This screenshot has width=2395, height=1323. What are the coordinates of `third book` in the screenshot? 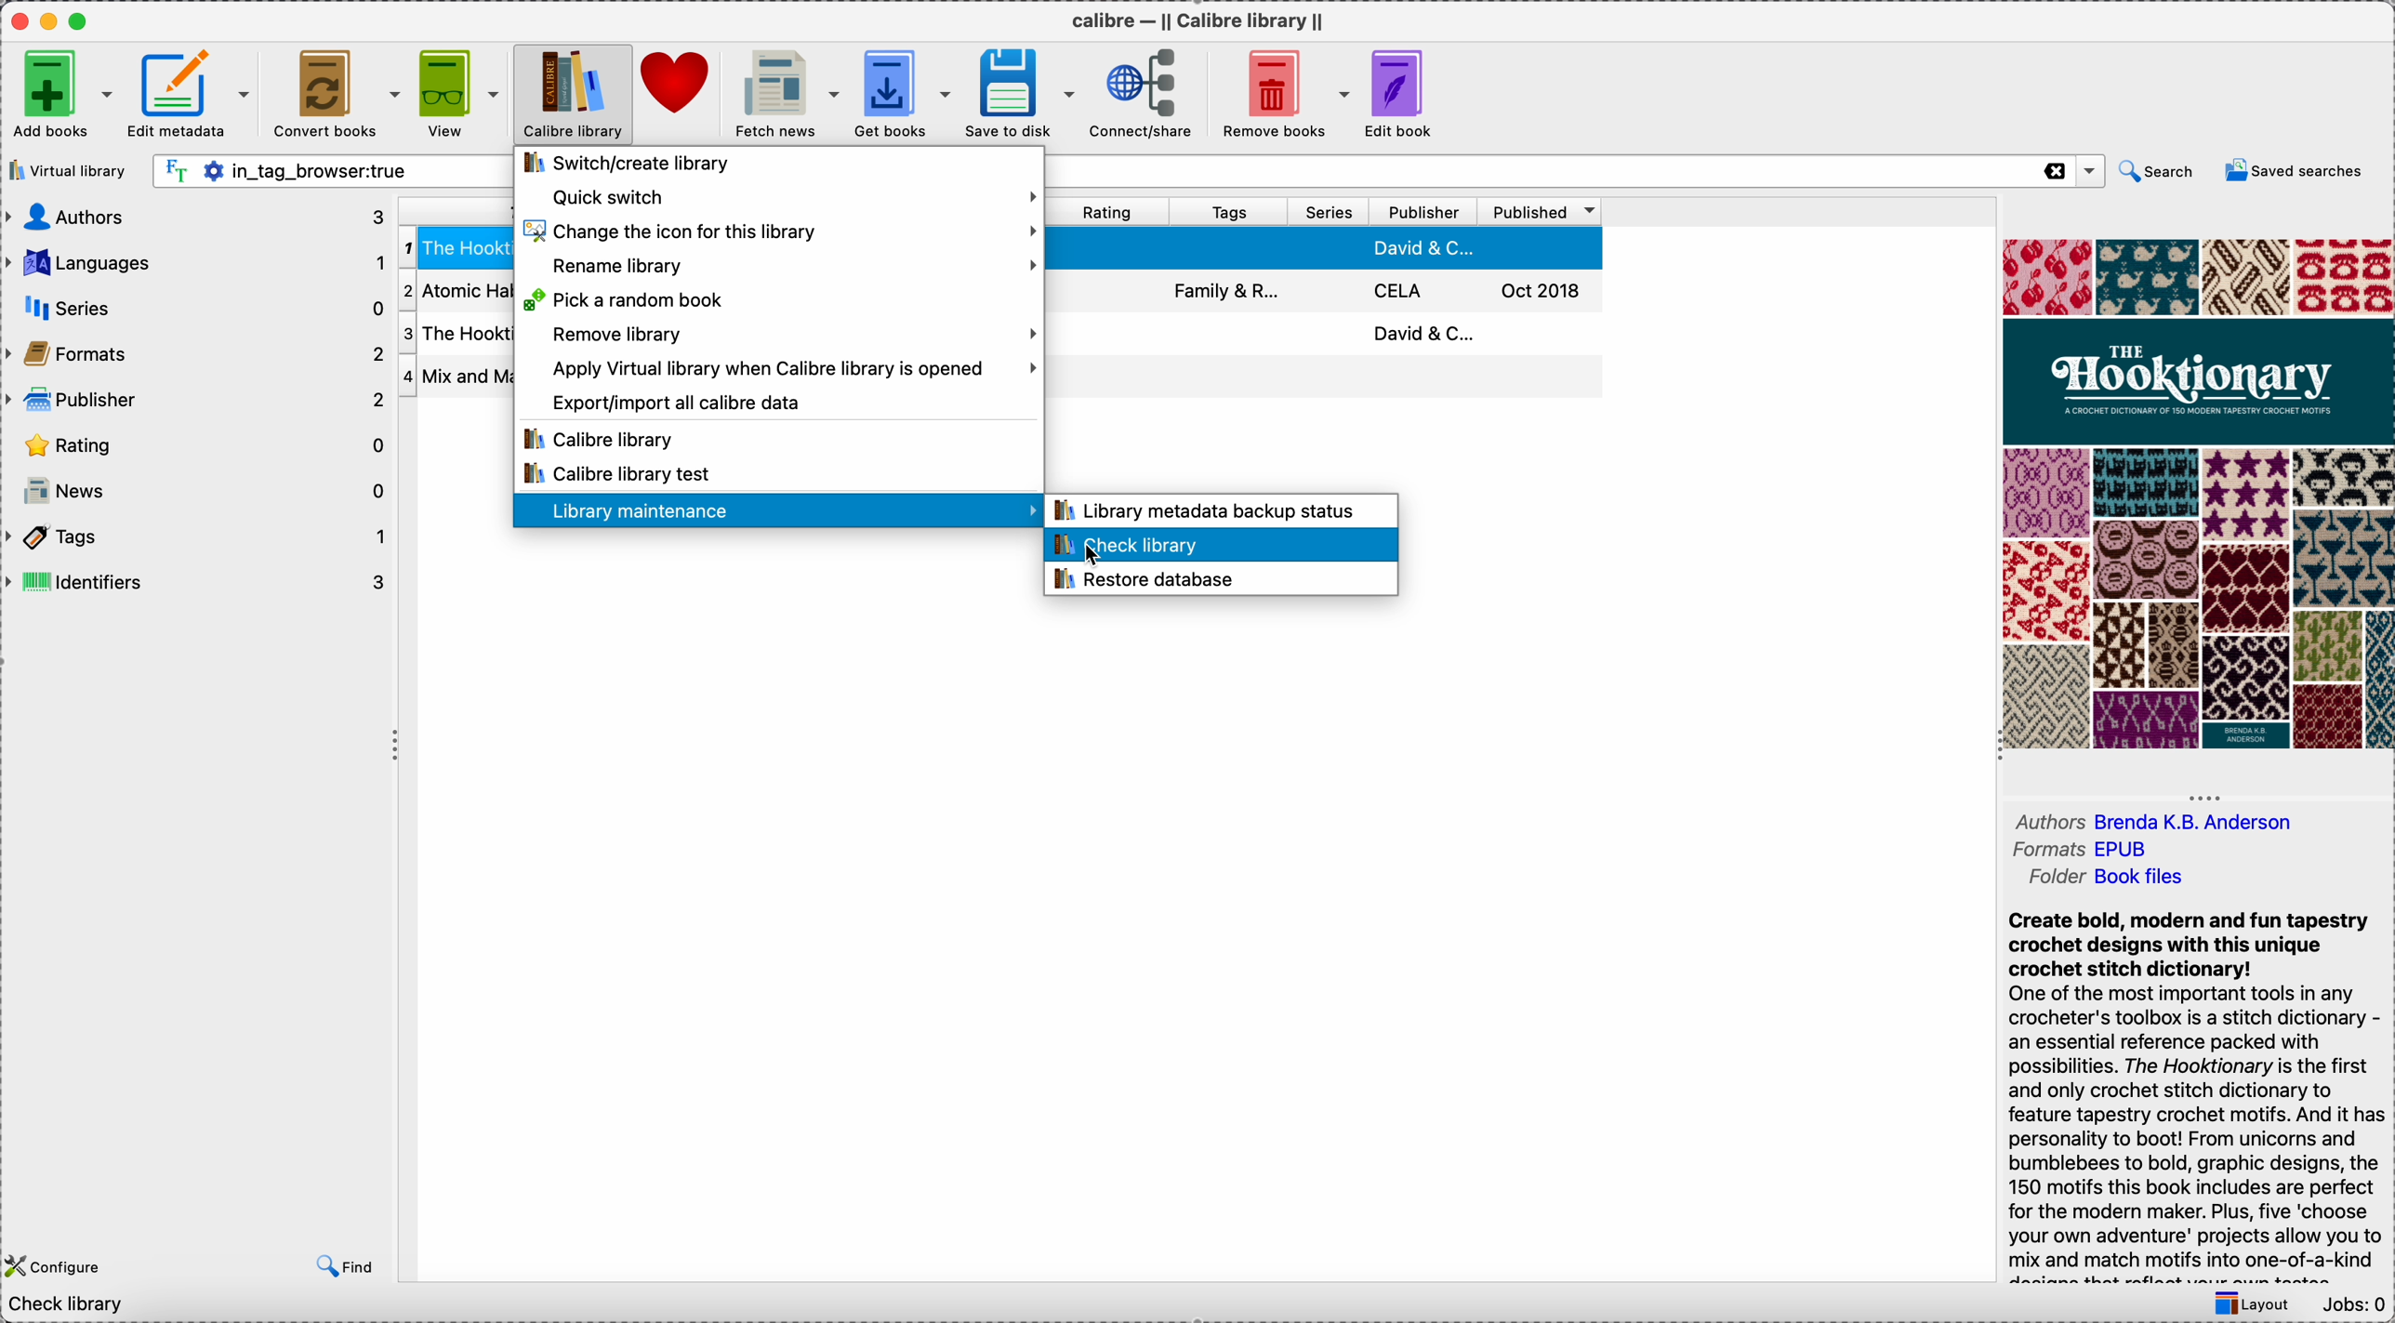 It's located at (1332, 337).